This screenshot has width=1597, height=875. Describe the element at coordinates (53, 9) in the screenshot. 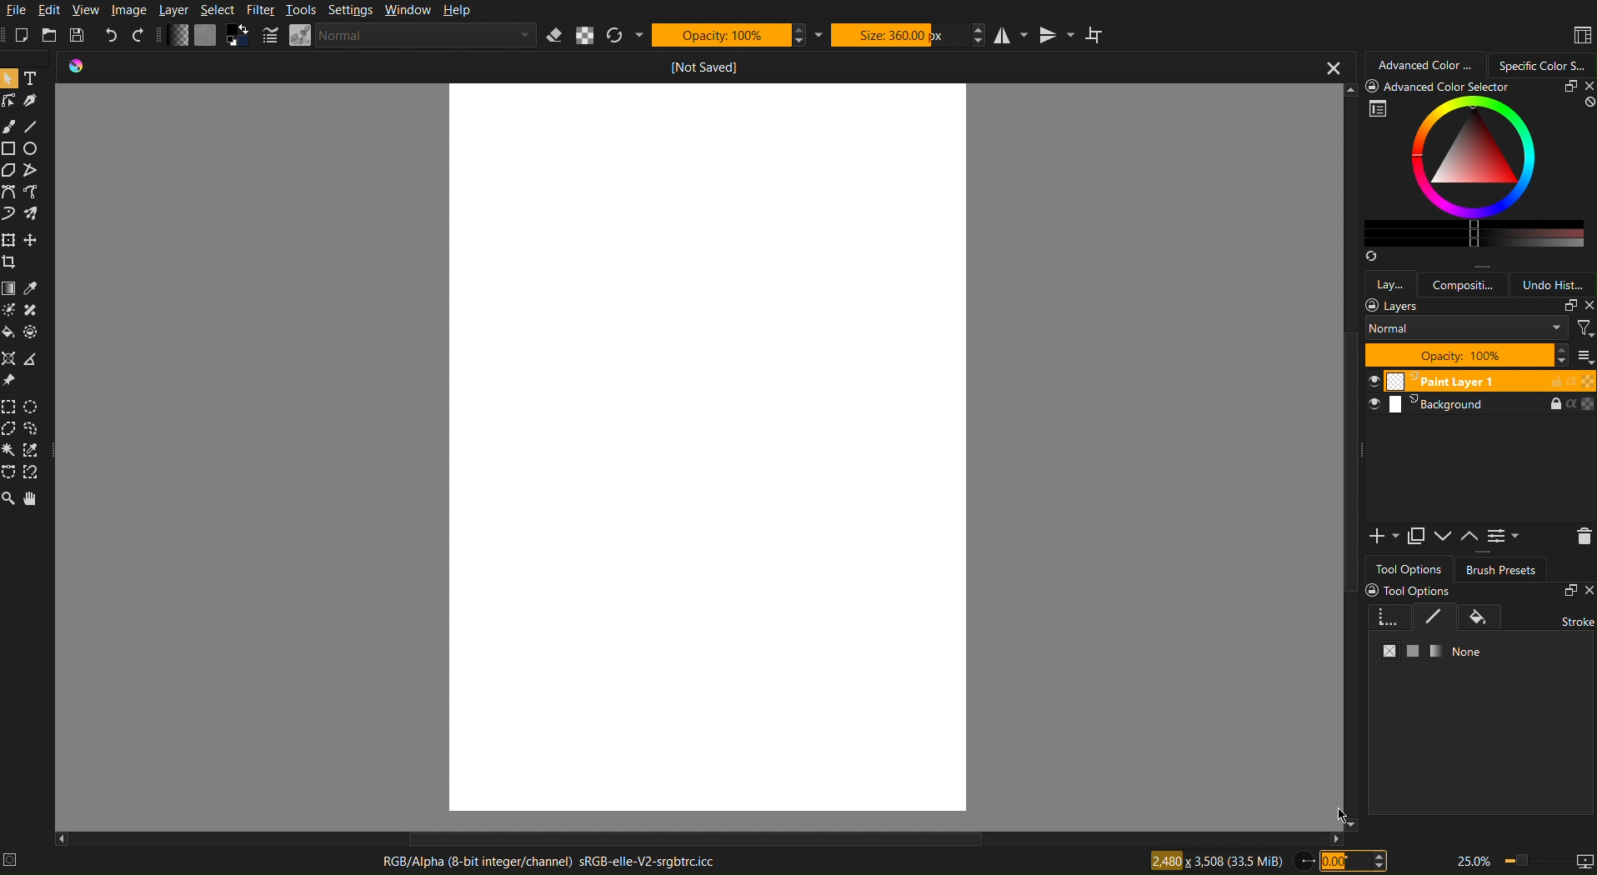

I see `Edit` at that location.